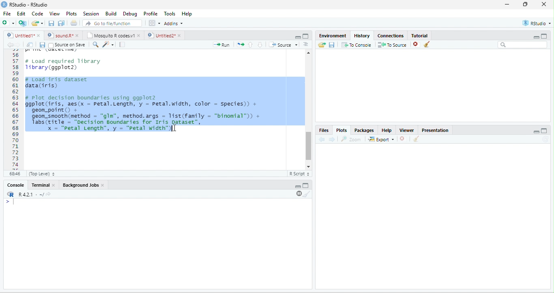  What do you see at coordinates (362, 36) in the screenshot?
I see `History` at bounding box center [362, 36].